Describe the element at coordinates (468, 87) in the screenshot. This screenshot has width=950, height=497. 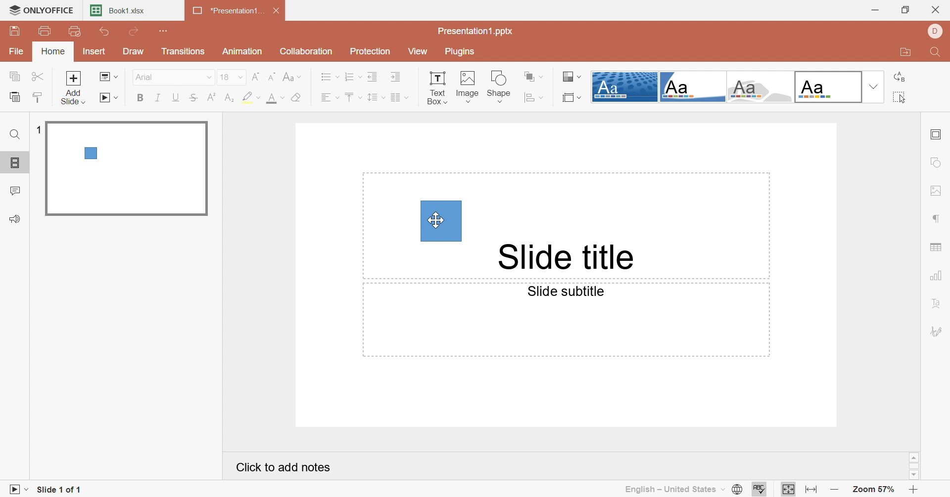
I see `Image` at that location.